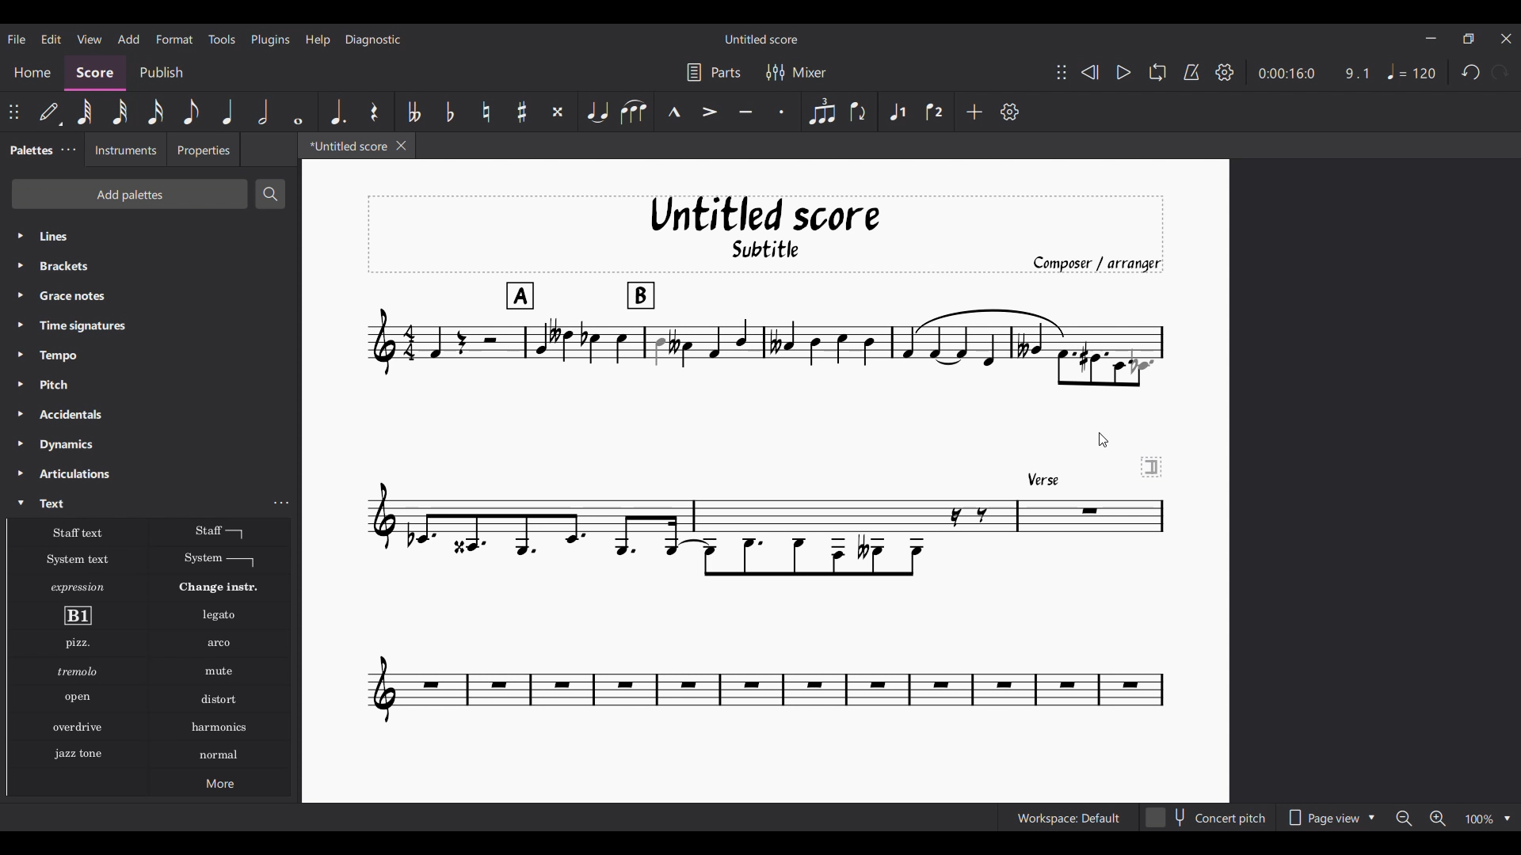 This screenshot has width=1521, height=855. Describe the element at coordinates (129, 194) in the screenshot. I see `Add palettes` at that location.